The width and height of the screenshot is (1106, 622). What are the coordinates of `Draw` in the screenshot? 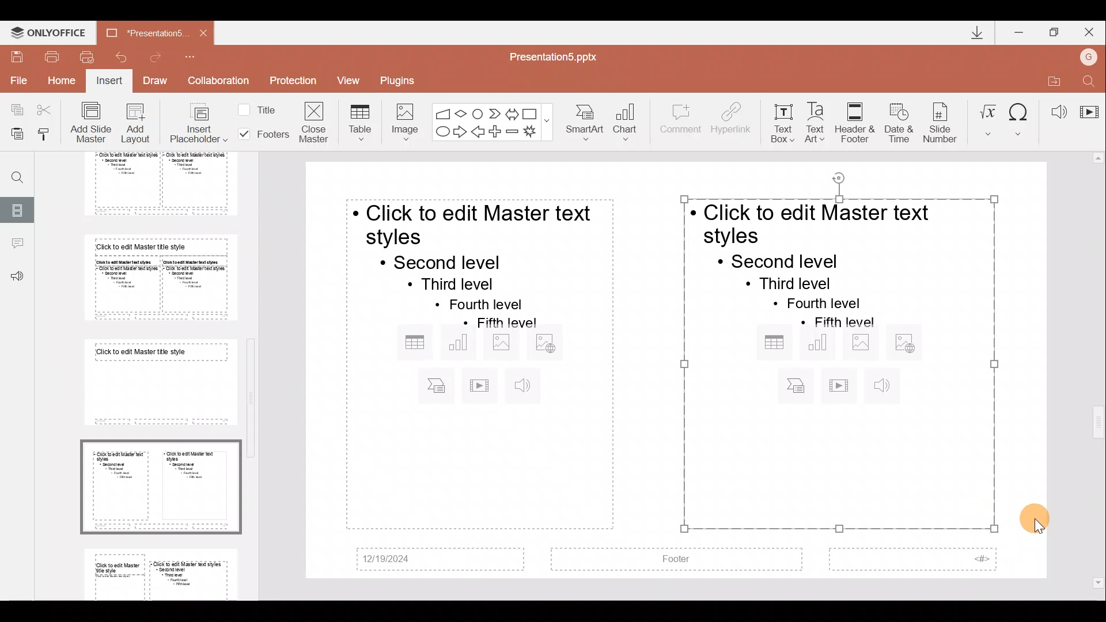 It's located at (159, 82).